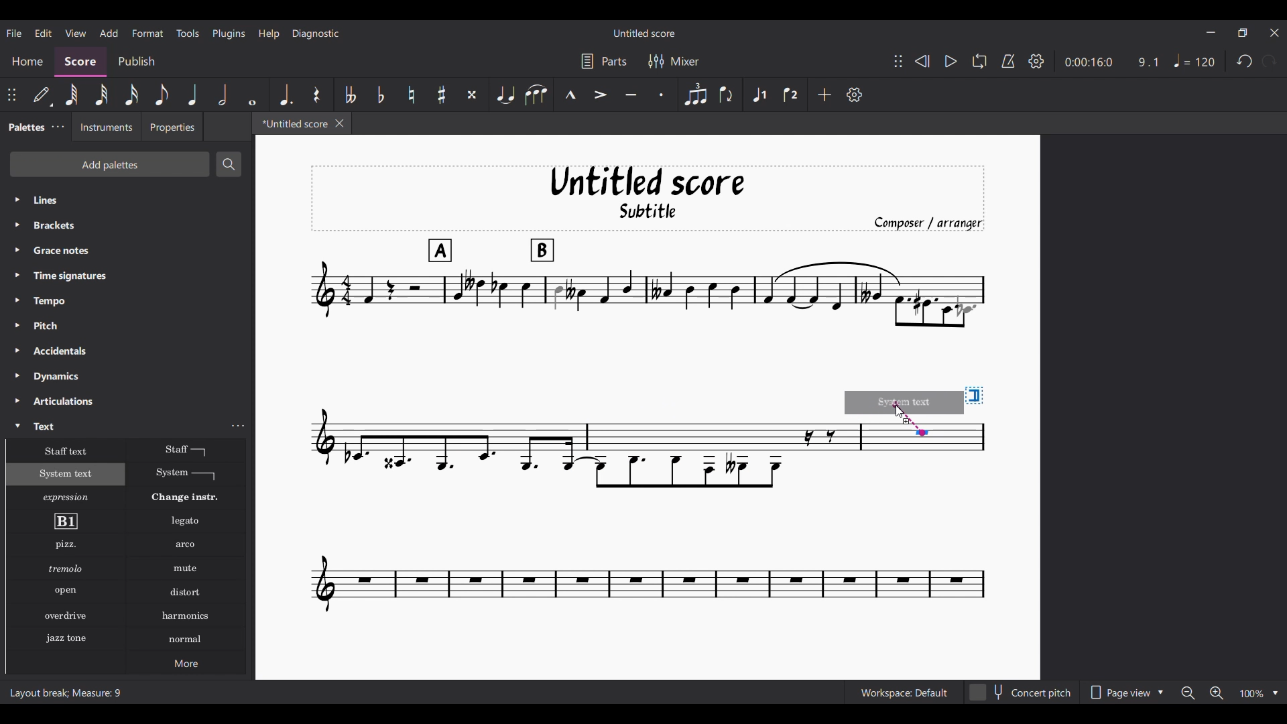  Describe the element at coordinates (349, 95) in the screenshot. I see `Toggle double flat` at that location.